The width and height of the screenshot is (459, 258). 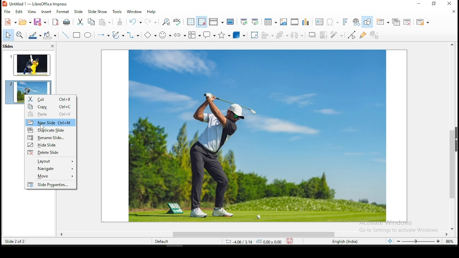 I want to click on snap to grid, so click(x=202, y=21).